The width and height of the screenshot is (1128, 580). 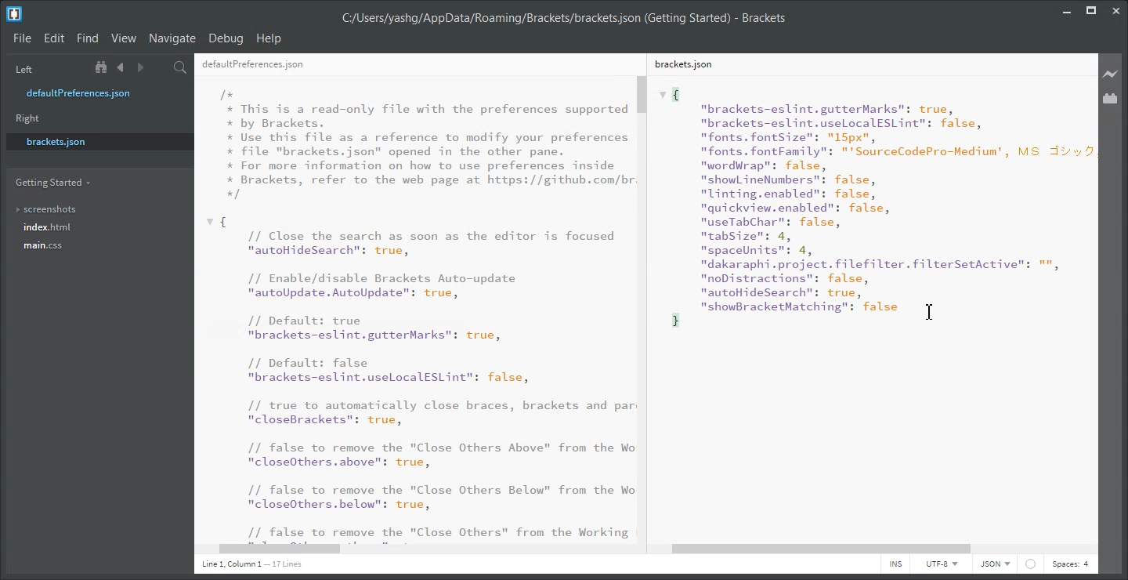 I want to click on main.css, so click(x=45, y=245).